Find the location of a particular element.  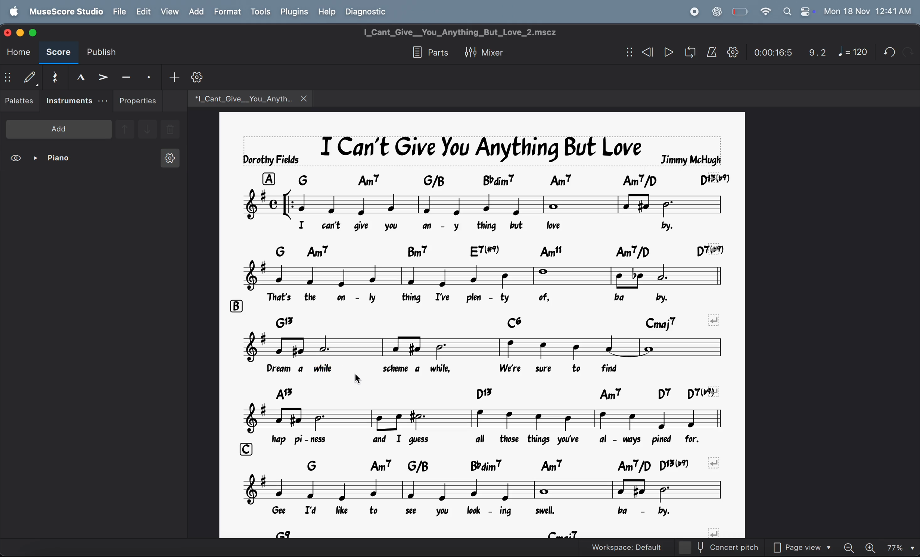

format is located at coordinates (229, 13).